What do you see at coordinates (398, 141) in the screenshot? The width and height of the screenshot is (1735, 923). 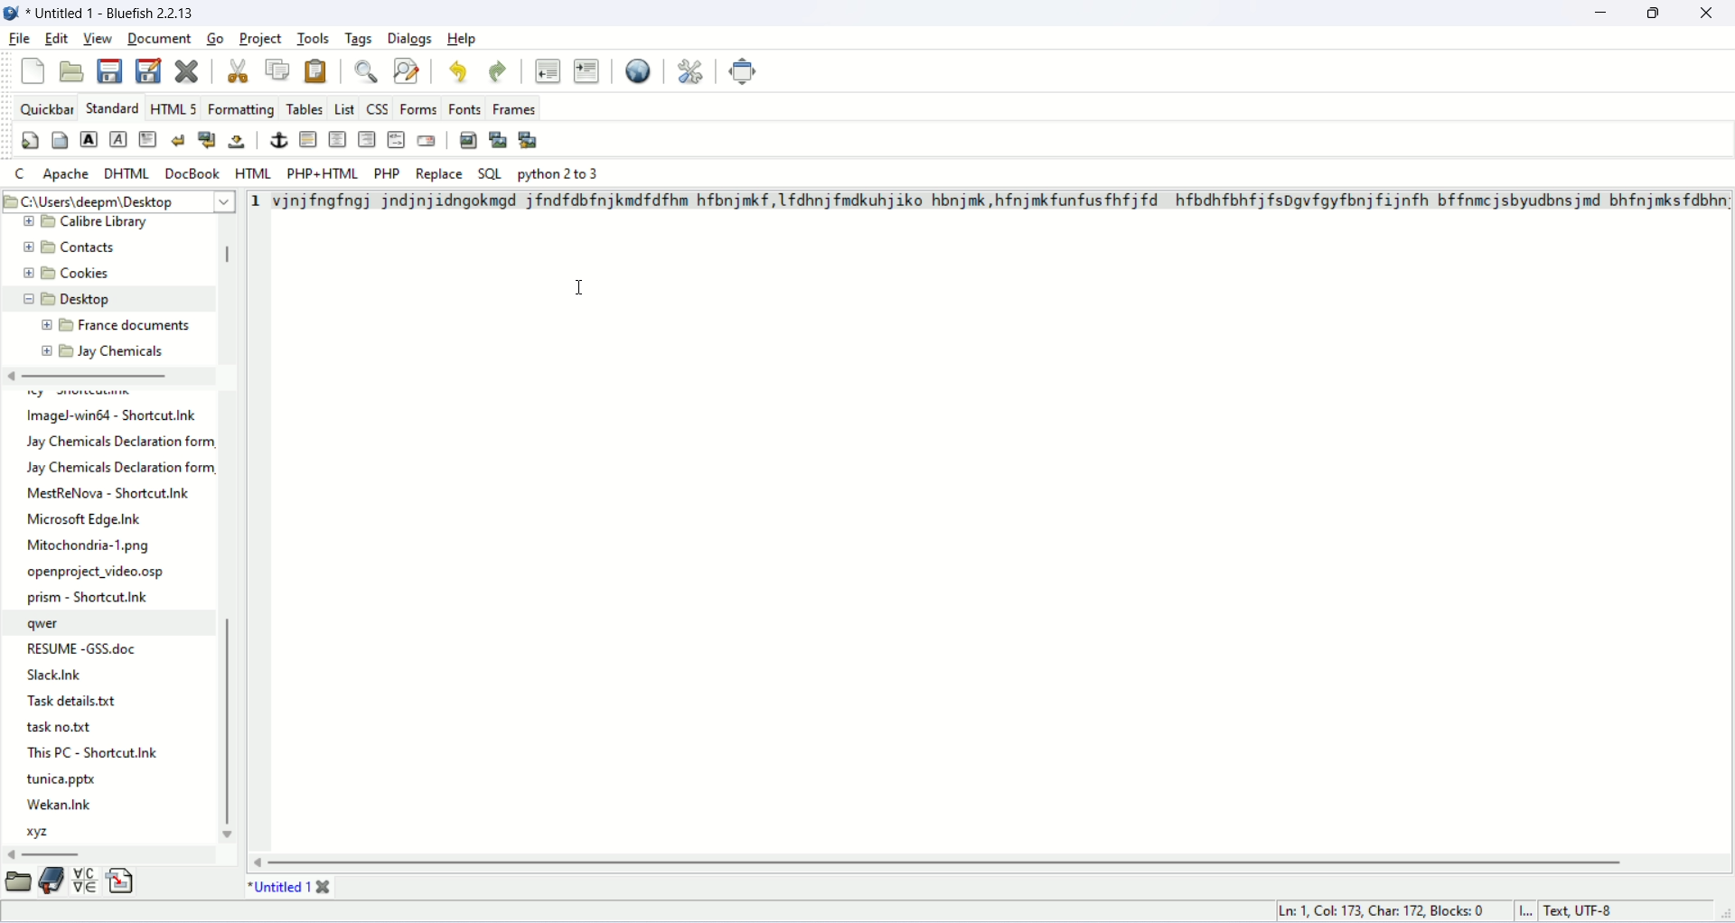 I see `HTML` at bounding box center [398, 141].